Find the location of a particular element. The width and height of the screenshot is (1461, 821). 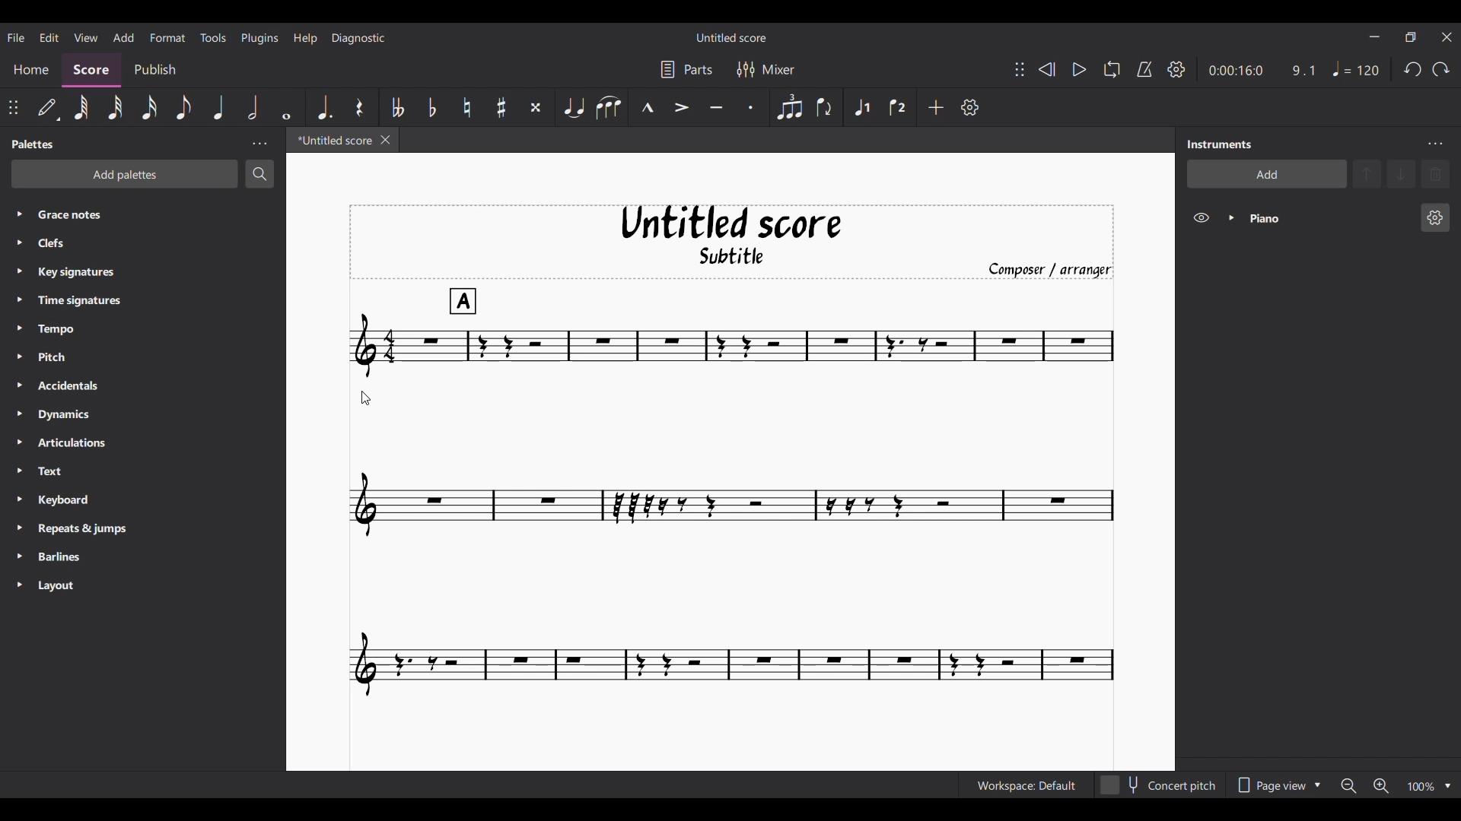

Panel title is located at coordinates (1223, 144).